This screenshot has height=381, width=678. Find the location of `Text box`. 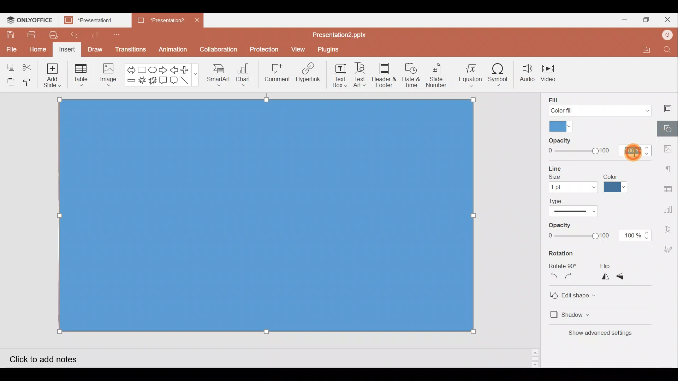

Text box is located at coordinates (336, 77).